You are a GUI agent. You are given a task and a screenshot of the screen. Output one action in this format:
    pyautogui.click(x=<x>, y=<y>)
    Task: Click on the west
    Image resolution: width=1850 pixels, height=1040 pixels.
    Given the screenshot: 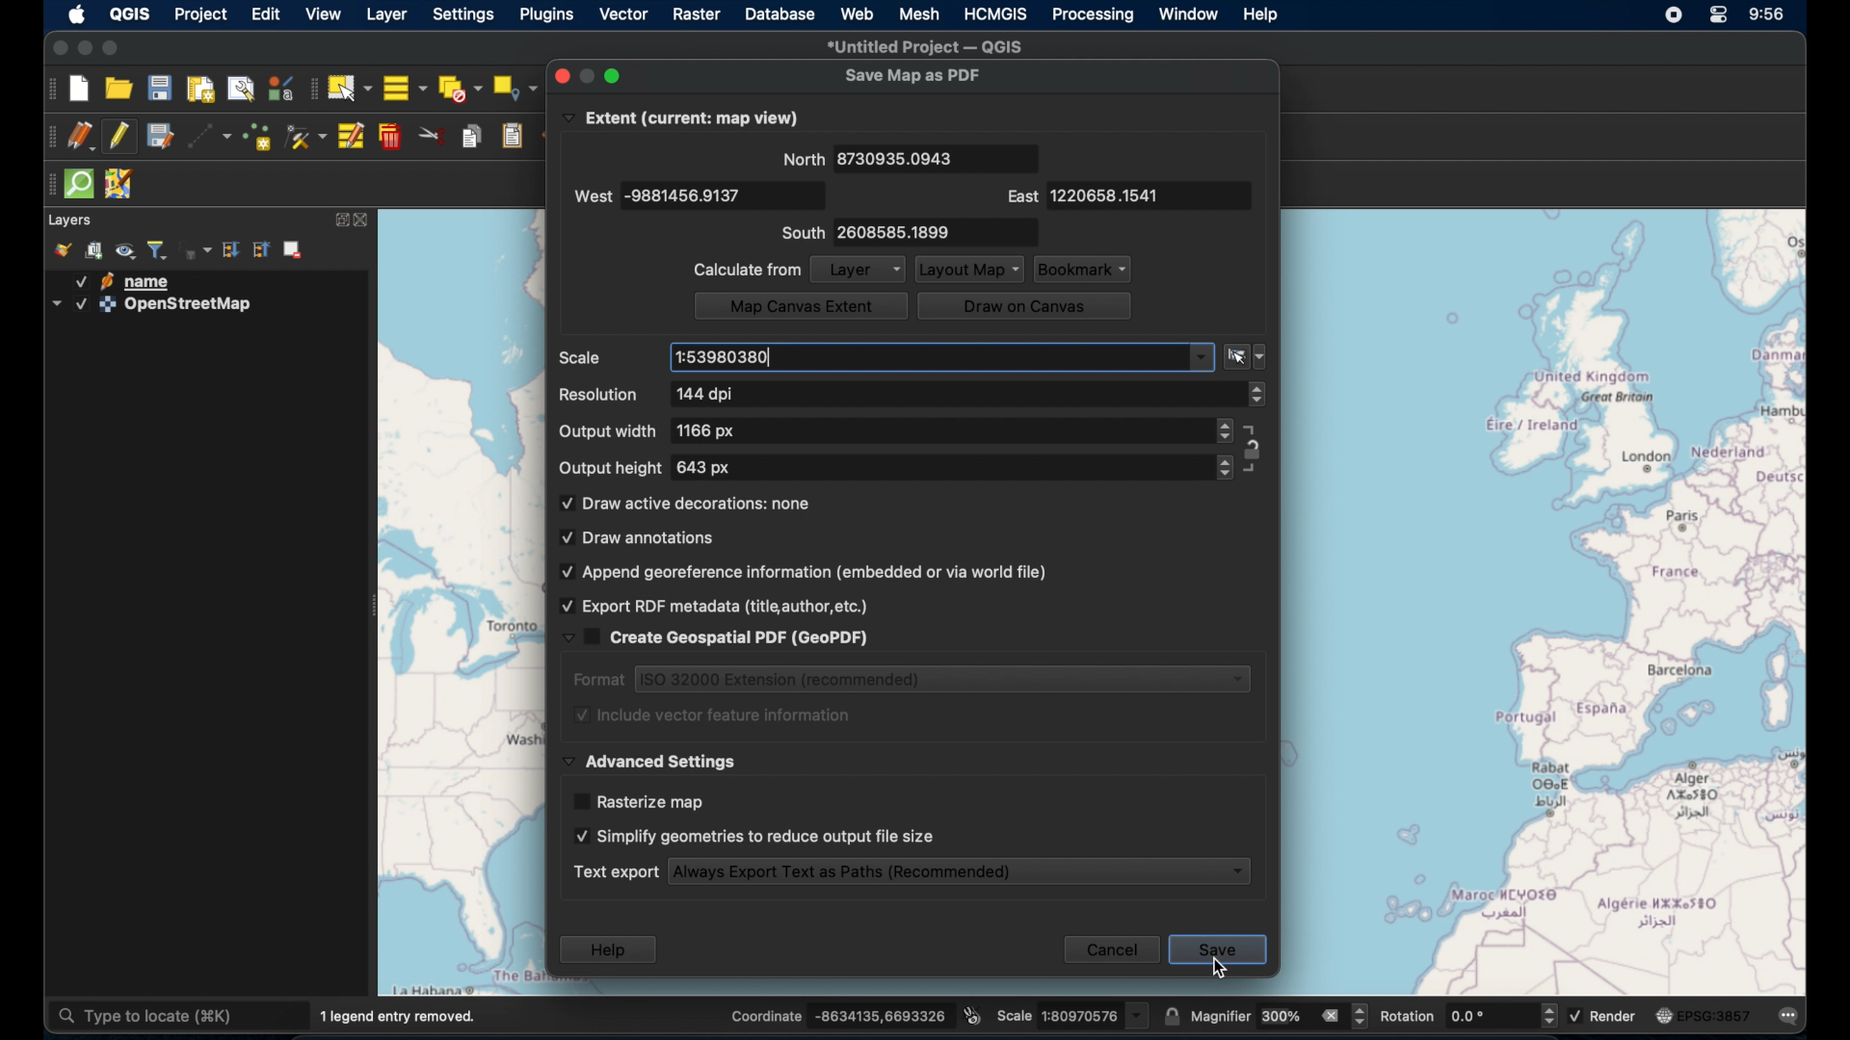 What is the action you would take?
    pyautogui.click(x=595, y=196)
    